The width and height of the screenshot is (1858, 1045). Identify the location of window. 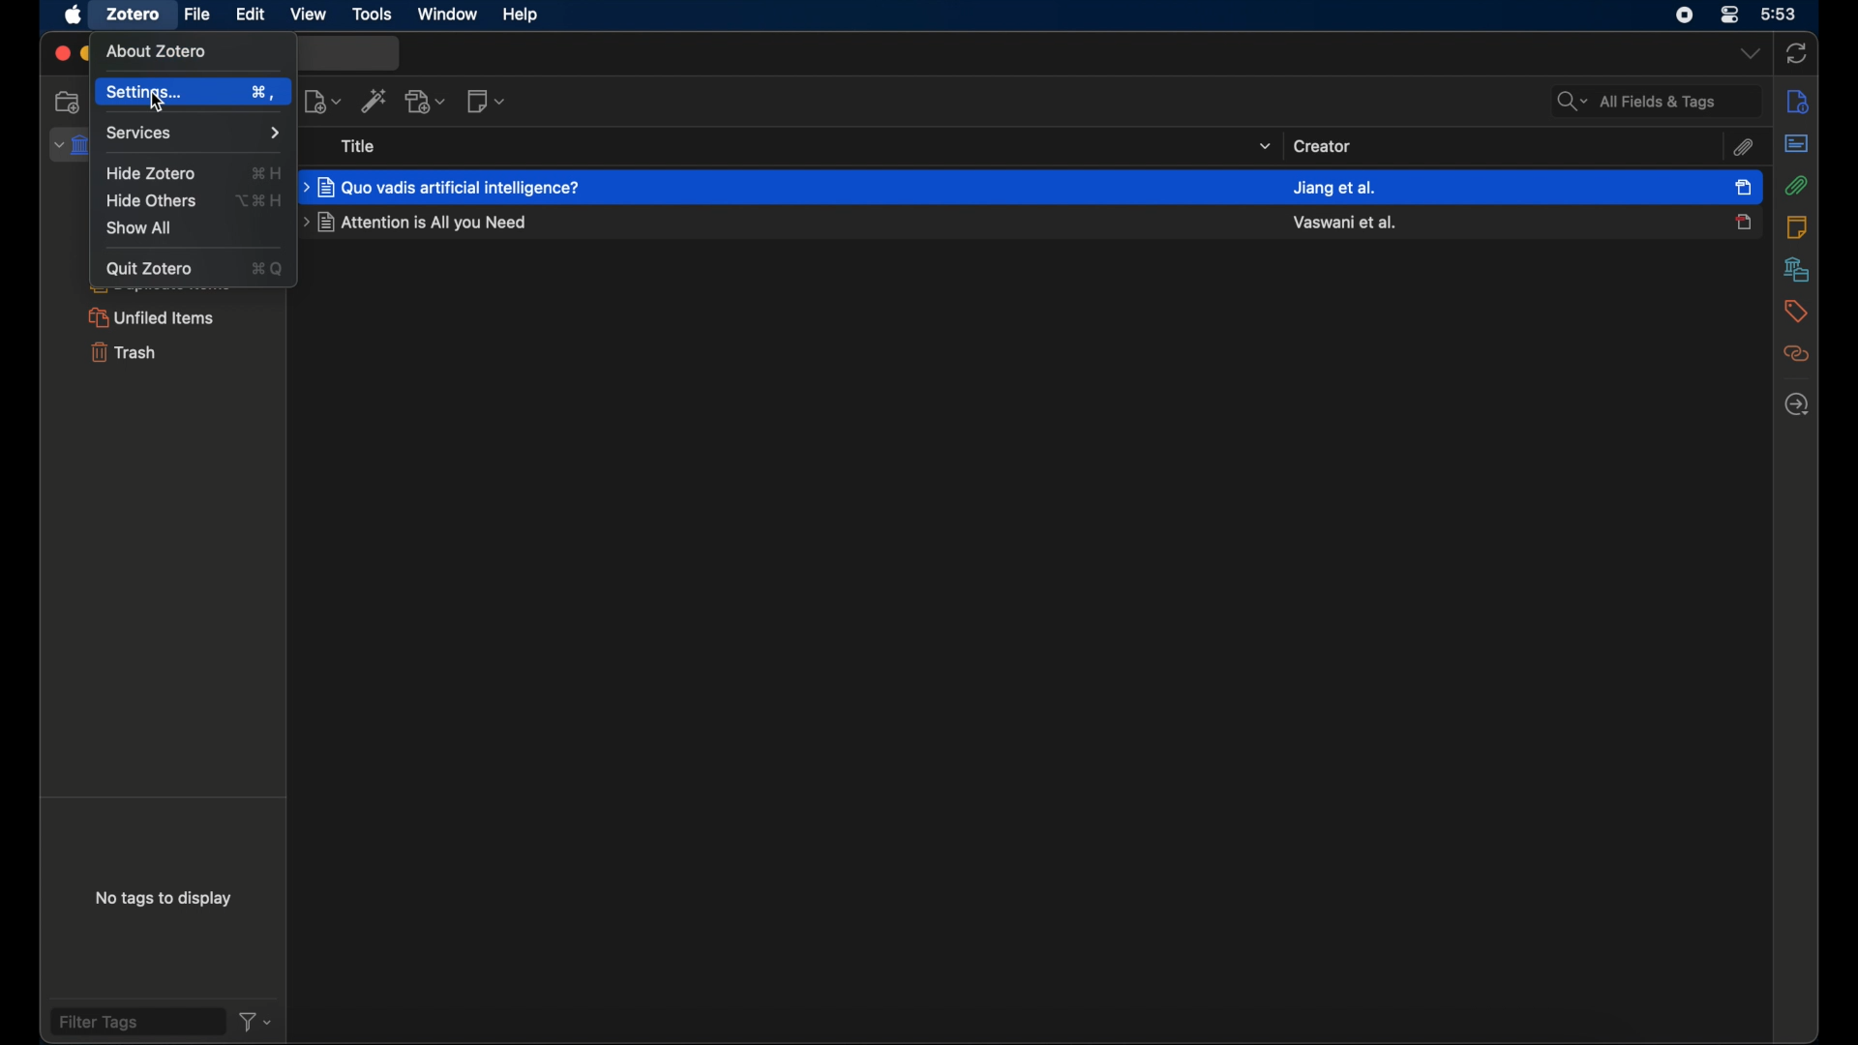
(447, 15).